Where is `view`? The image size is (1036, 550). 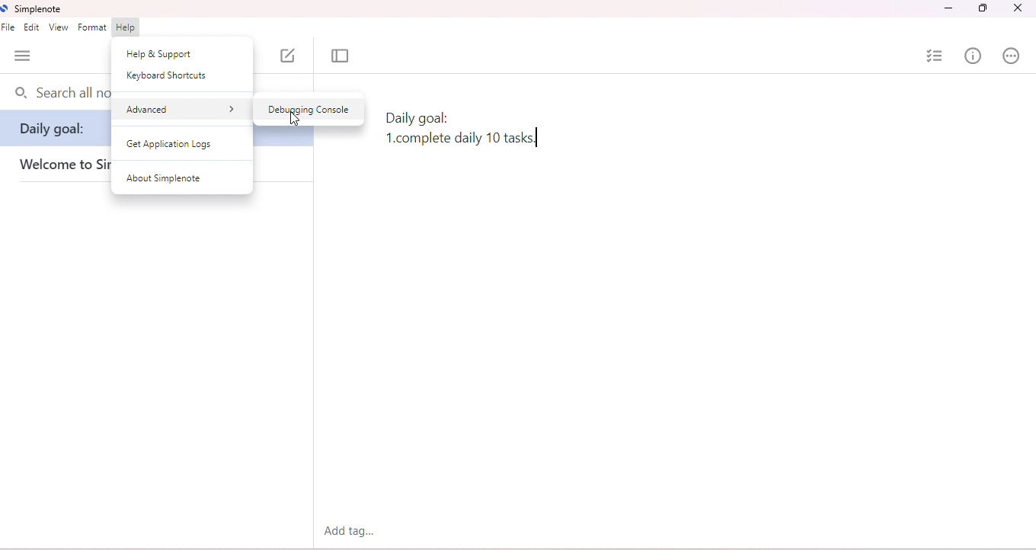 view is located at coordinates (58, 27).